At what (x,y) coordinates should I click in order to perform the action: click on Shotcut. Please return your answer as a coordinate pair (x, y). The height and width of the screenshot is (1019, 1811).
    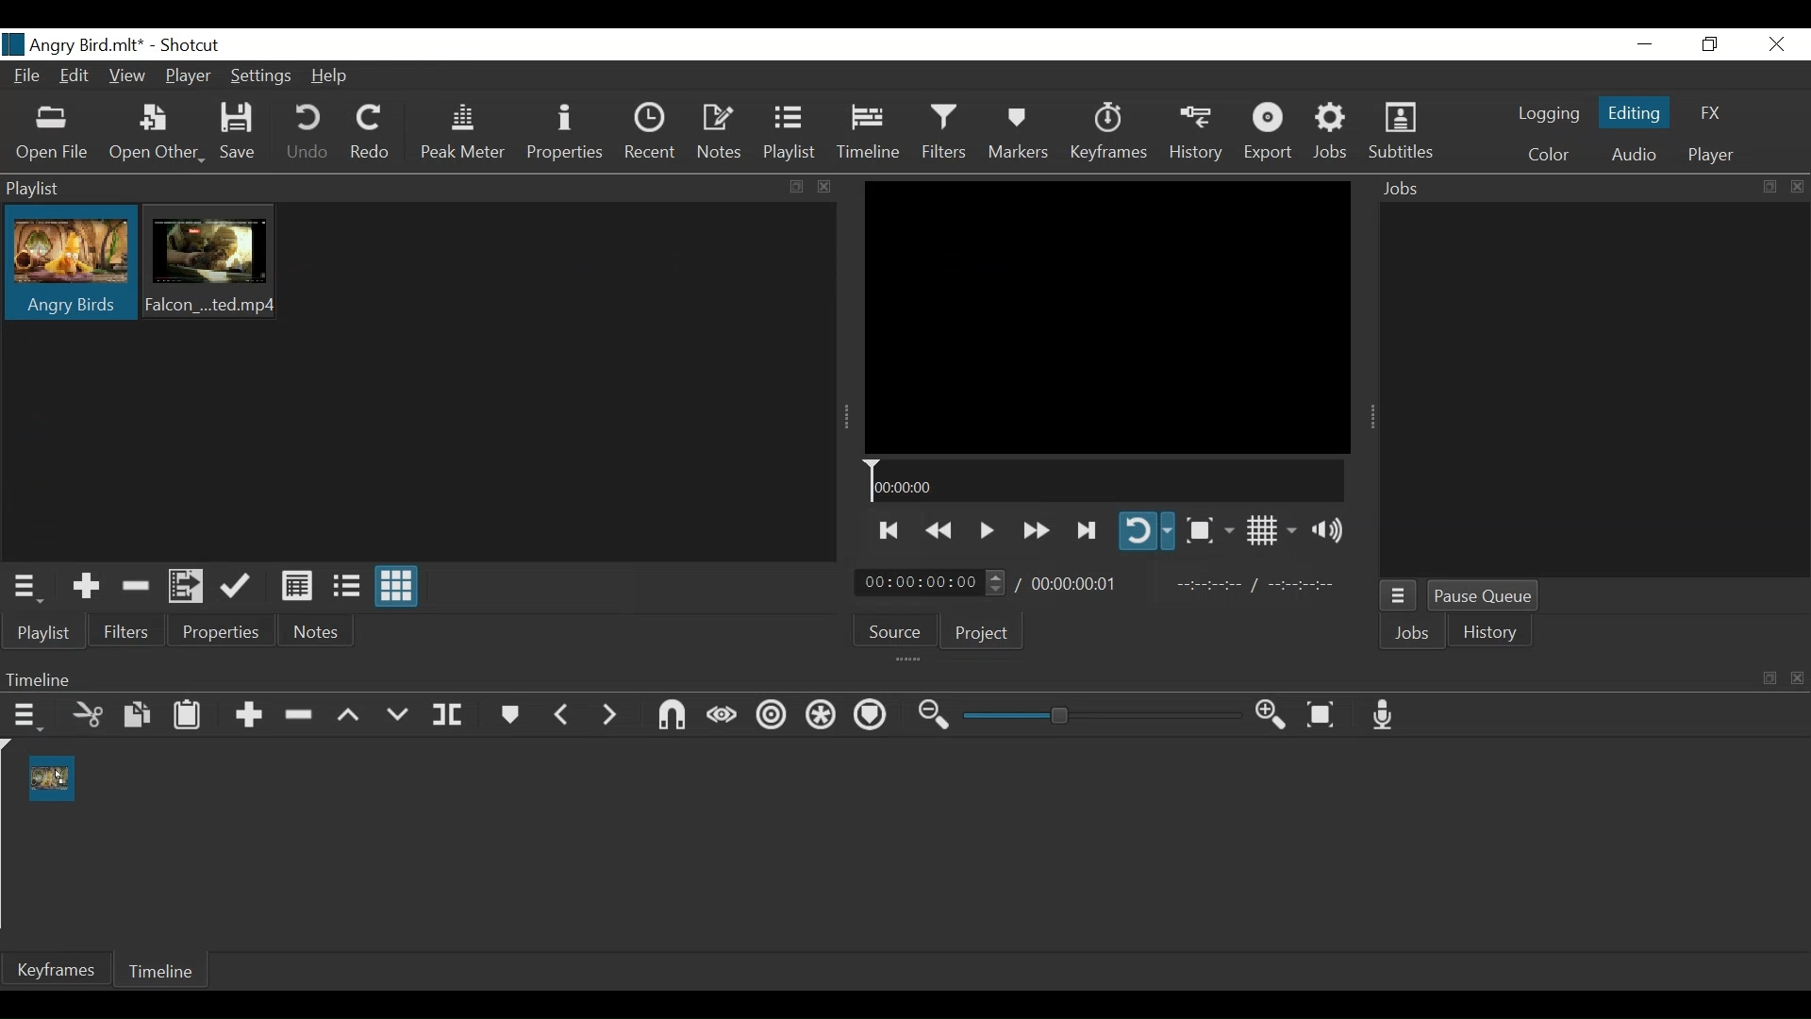
    Looking at the image, I should click on (189, 44).